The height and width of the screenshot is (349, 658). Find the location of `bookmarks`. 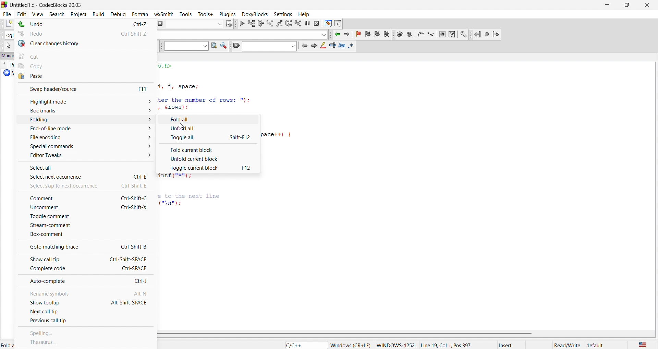

bookmarks is located at coordinates (84, 111).